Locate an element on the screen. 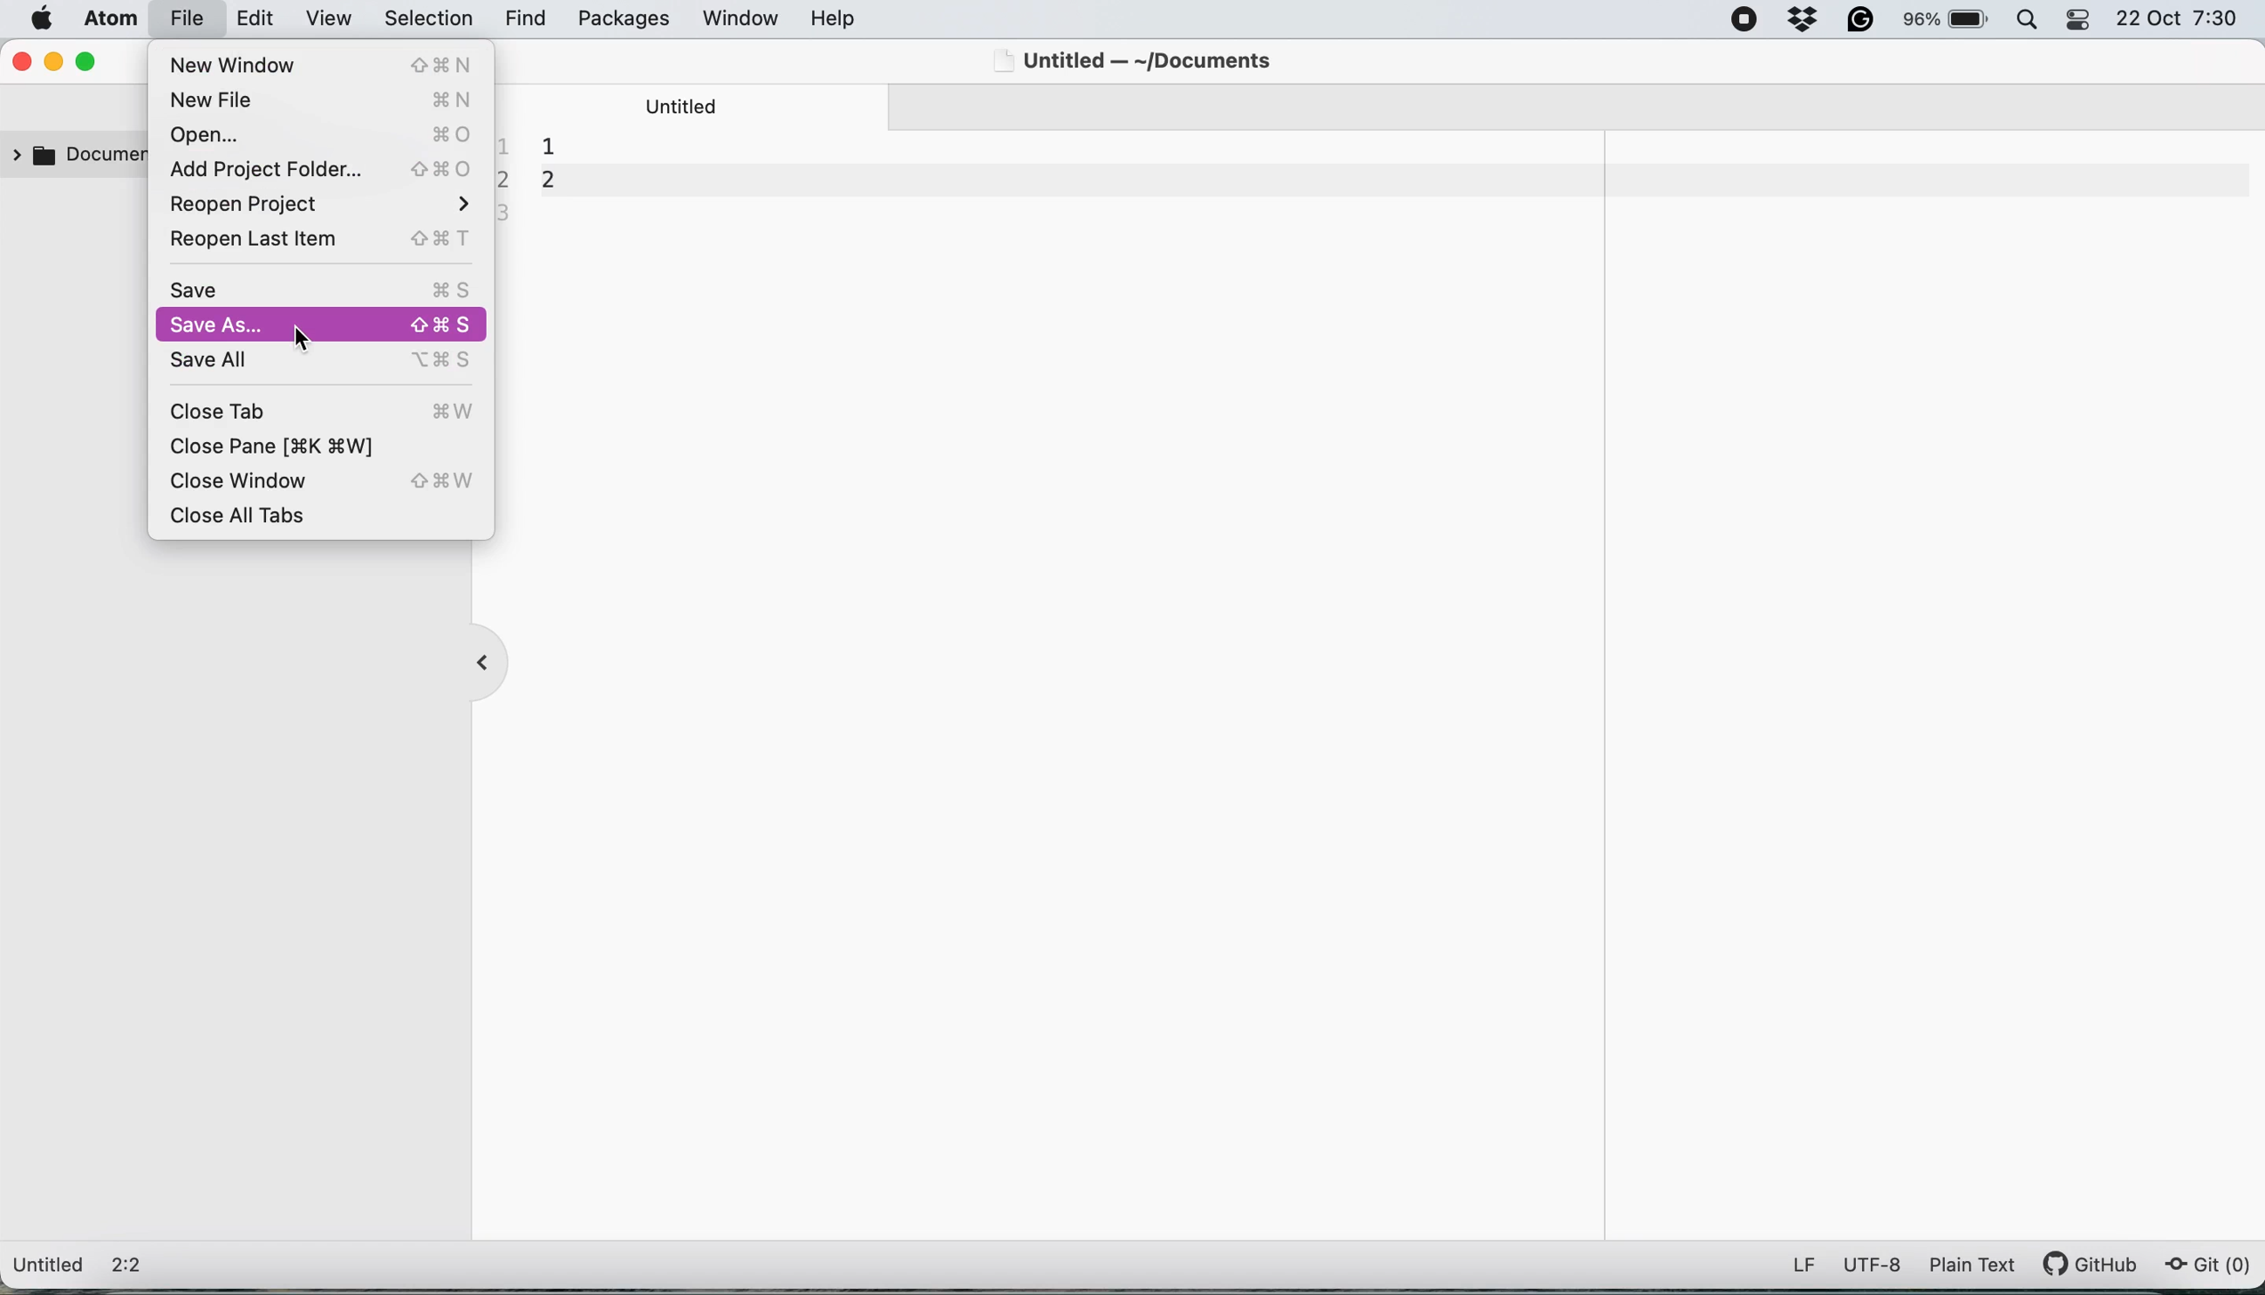 Image resolution: width=2265 pixels, height=1295 pixels. Close Pane [$K $W] is located at coordinates (272, 447).